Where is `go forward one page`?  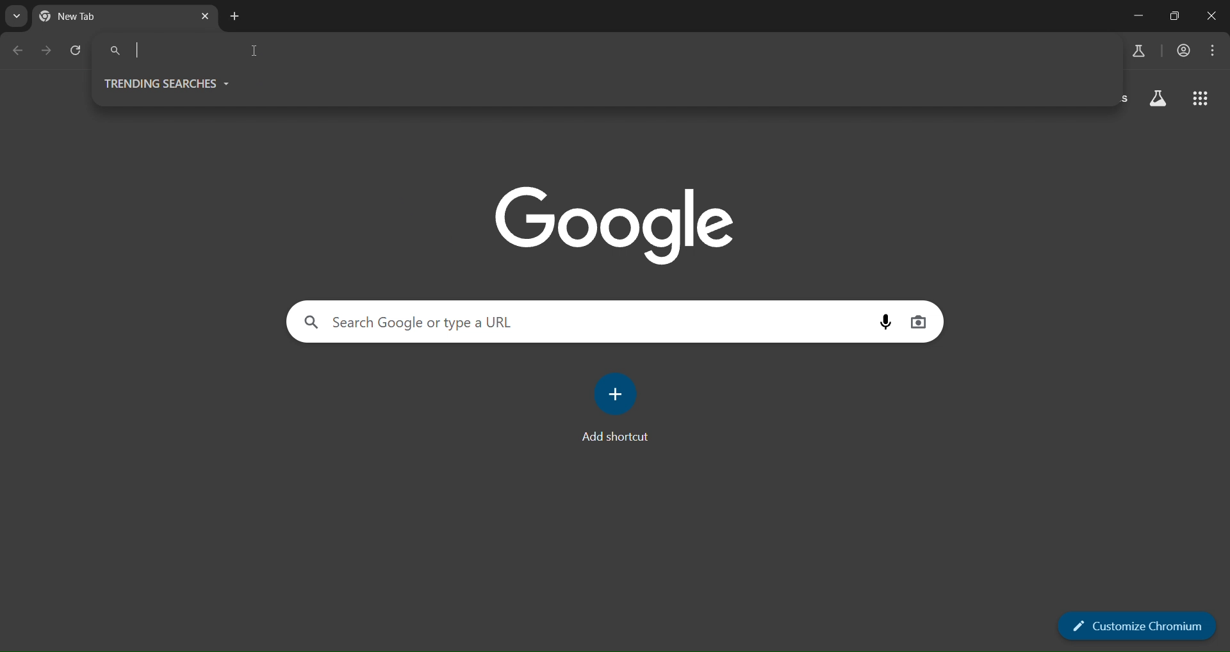 go forward one page is located at coordinates (45, 52).